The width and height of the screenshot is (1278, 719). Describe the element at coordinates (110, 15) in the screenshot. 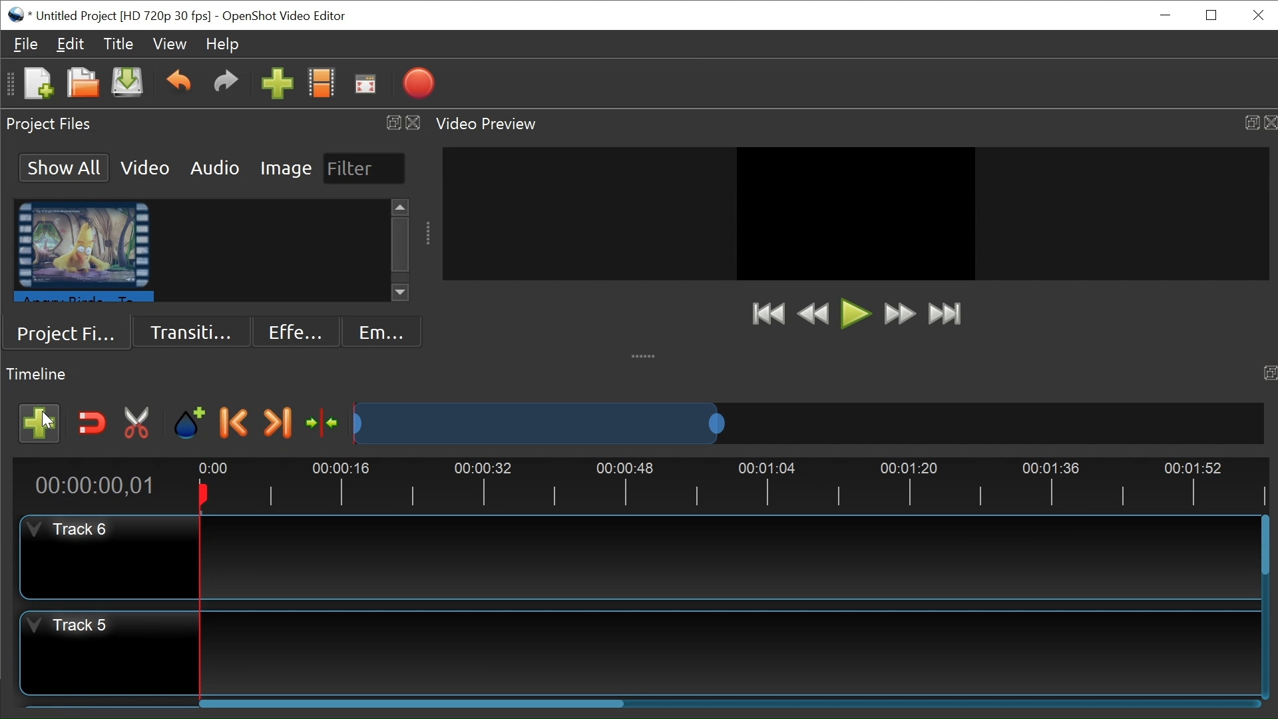

I see `File Name` at that location.